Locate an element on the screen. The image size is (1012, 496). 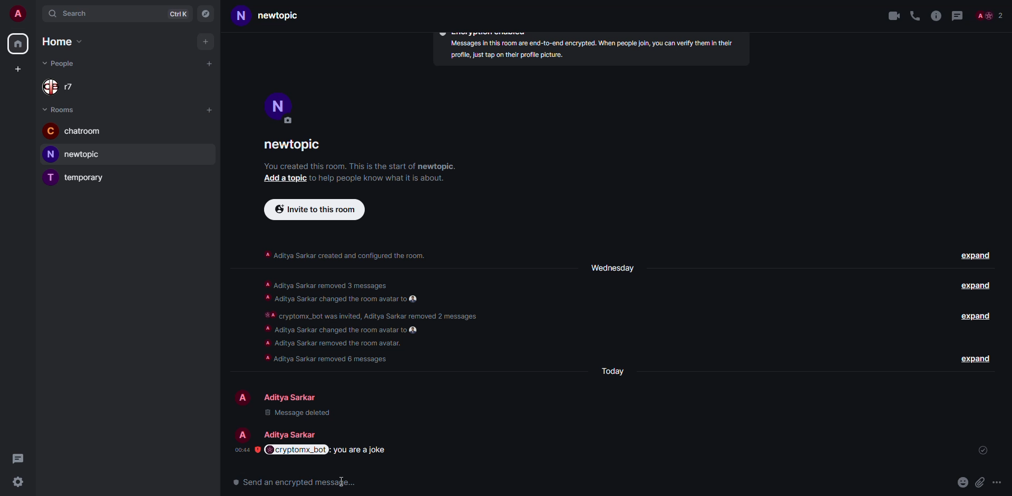
room is located at coordinates (73, 131).